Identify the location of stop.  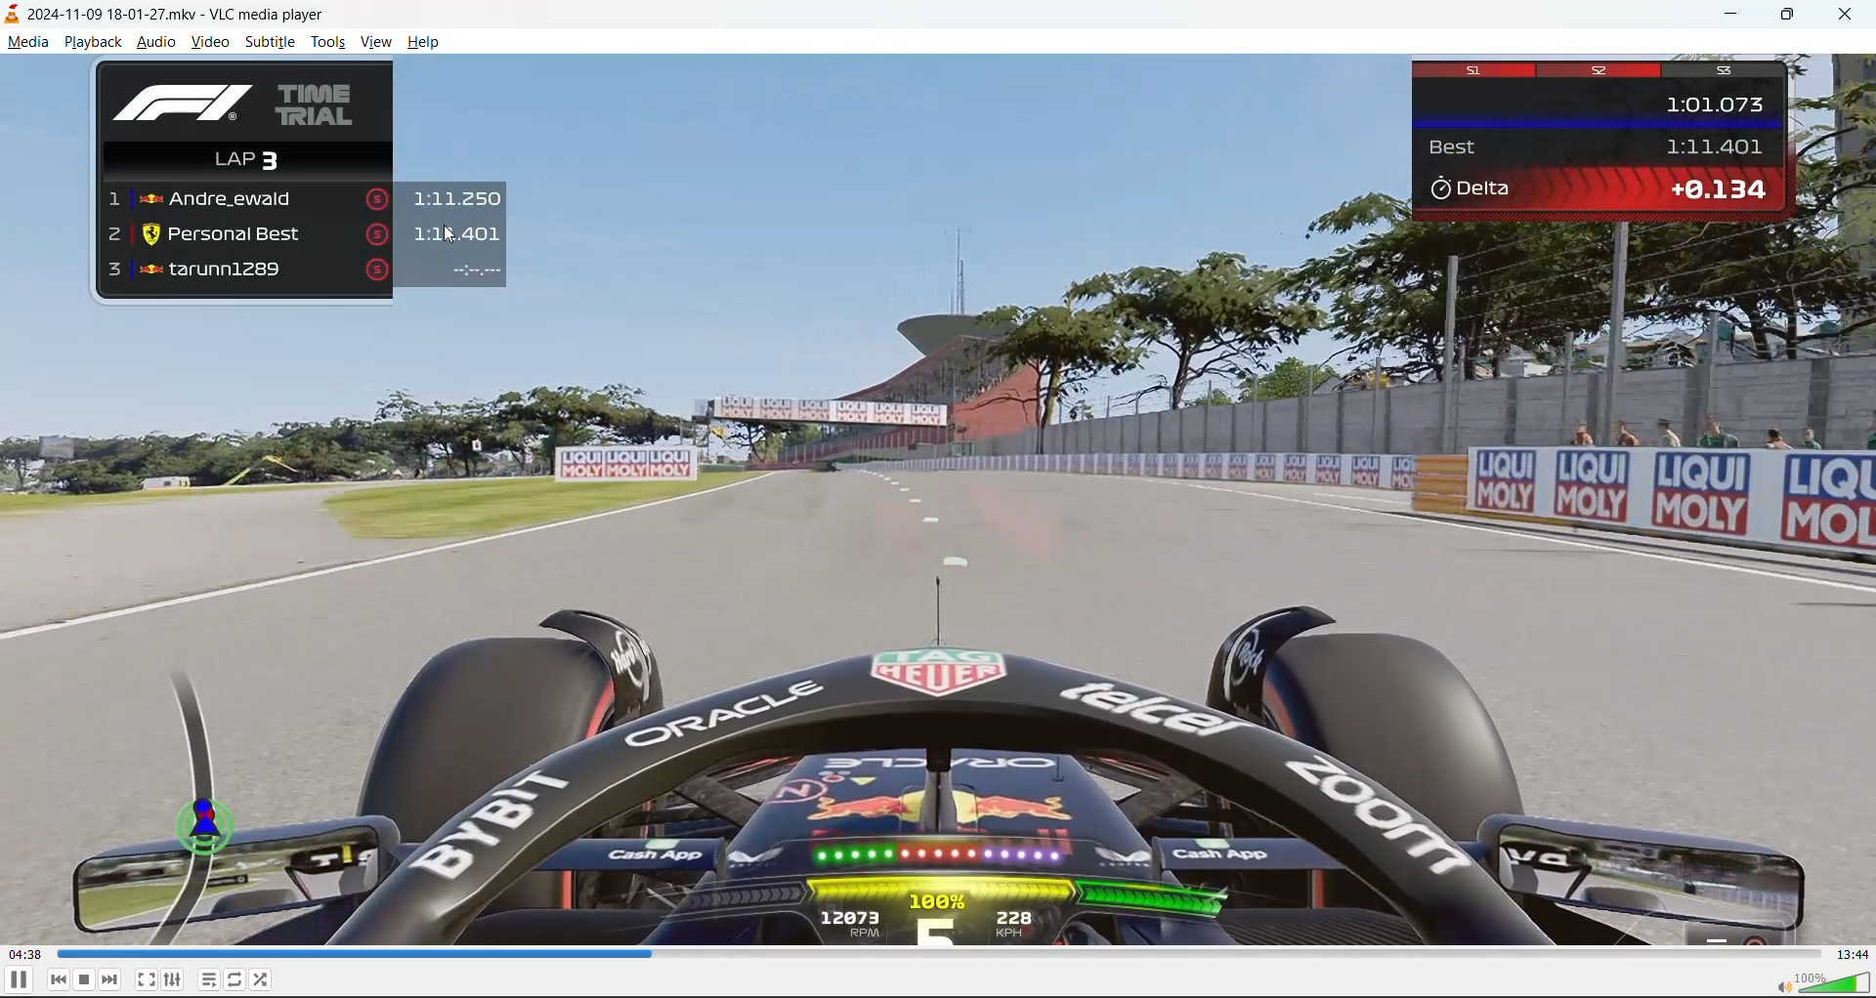
(82, 980).